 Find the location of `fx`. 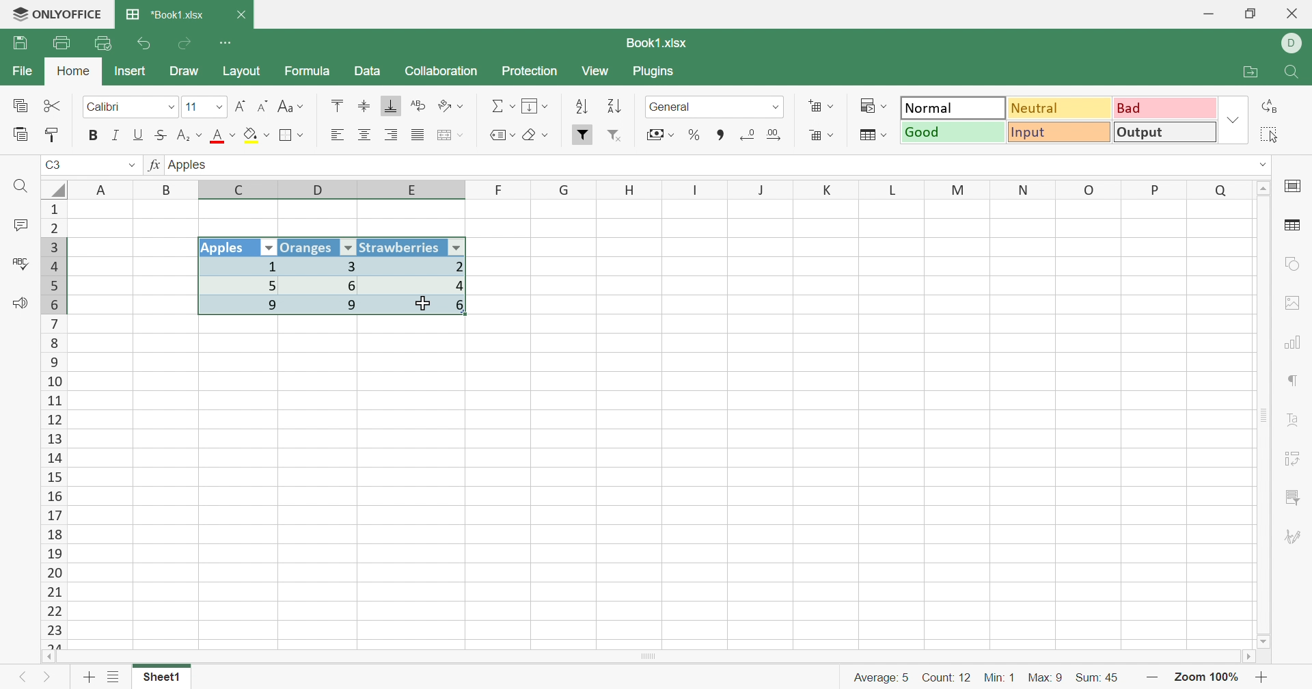

fx is located at coordinates (153, 166).